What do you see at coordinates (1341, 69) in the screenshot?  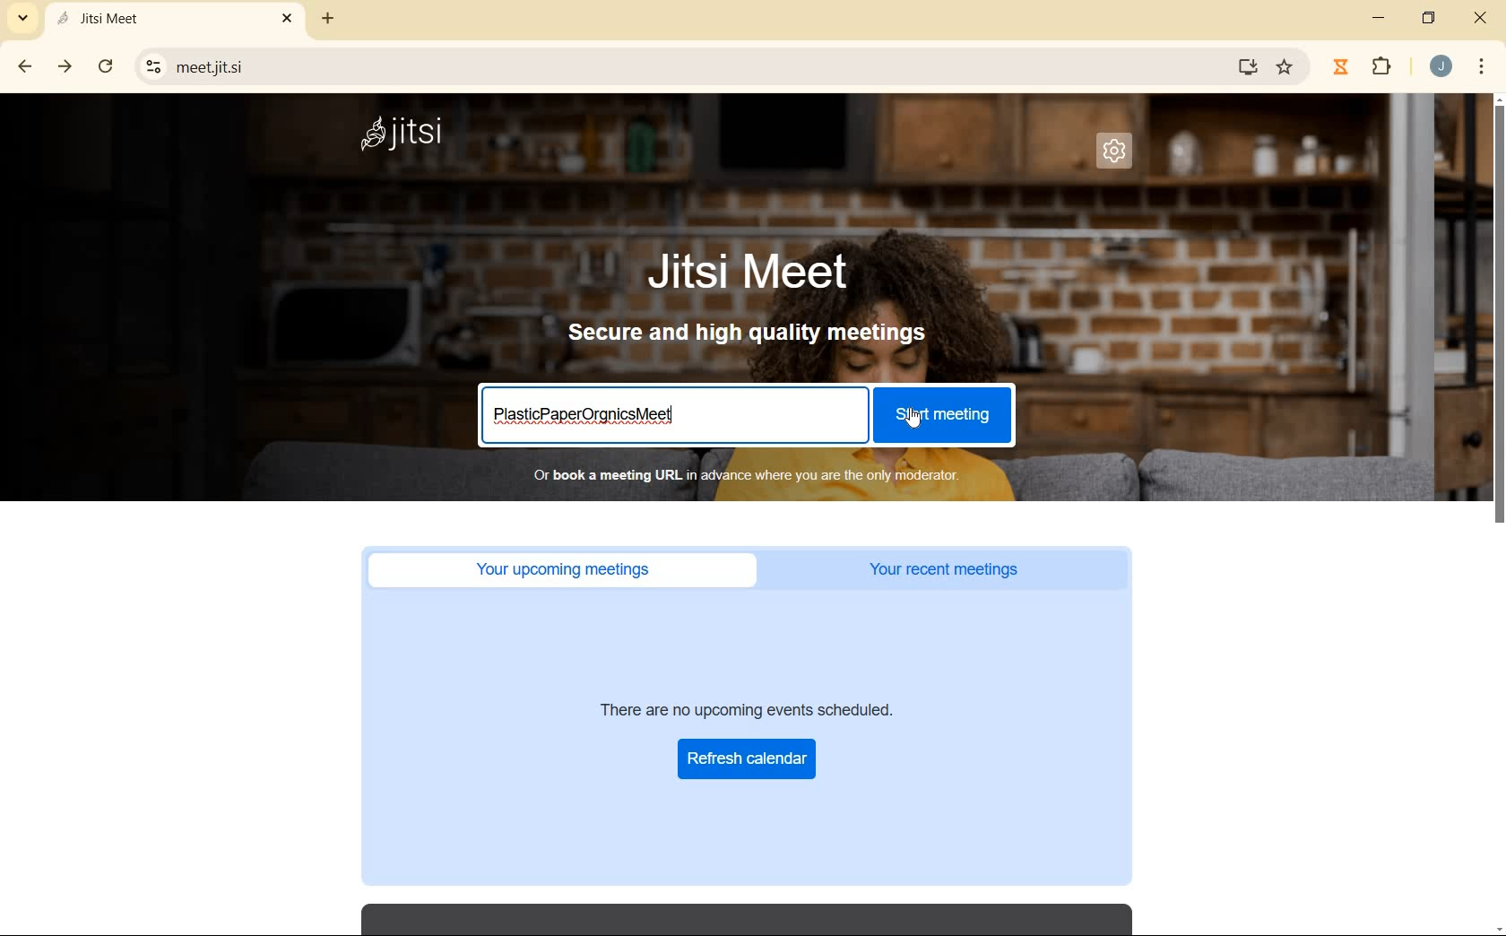 I see `Jibble` at bounding box center [1341, 69].